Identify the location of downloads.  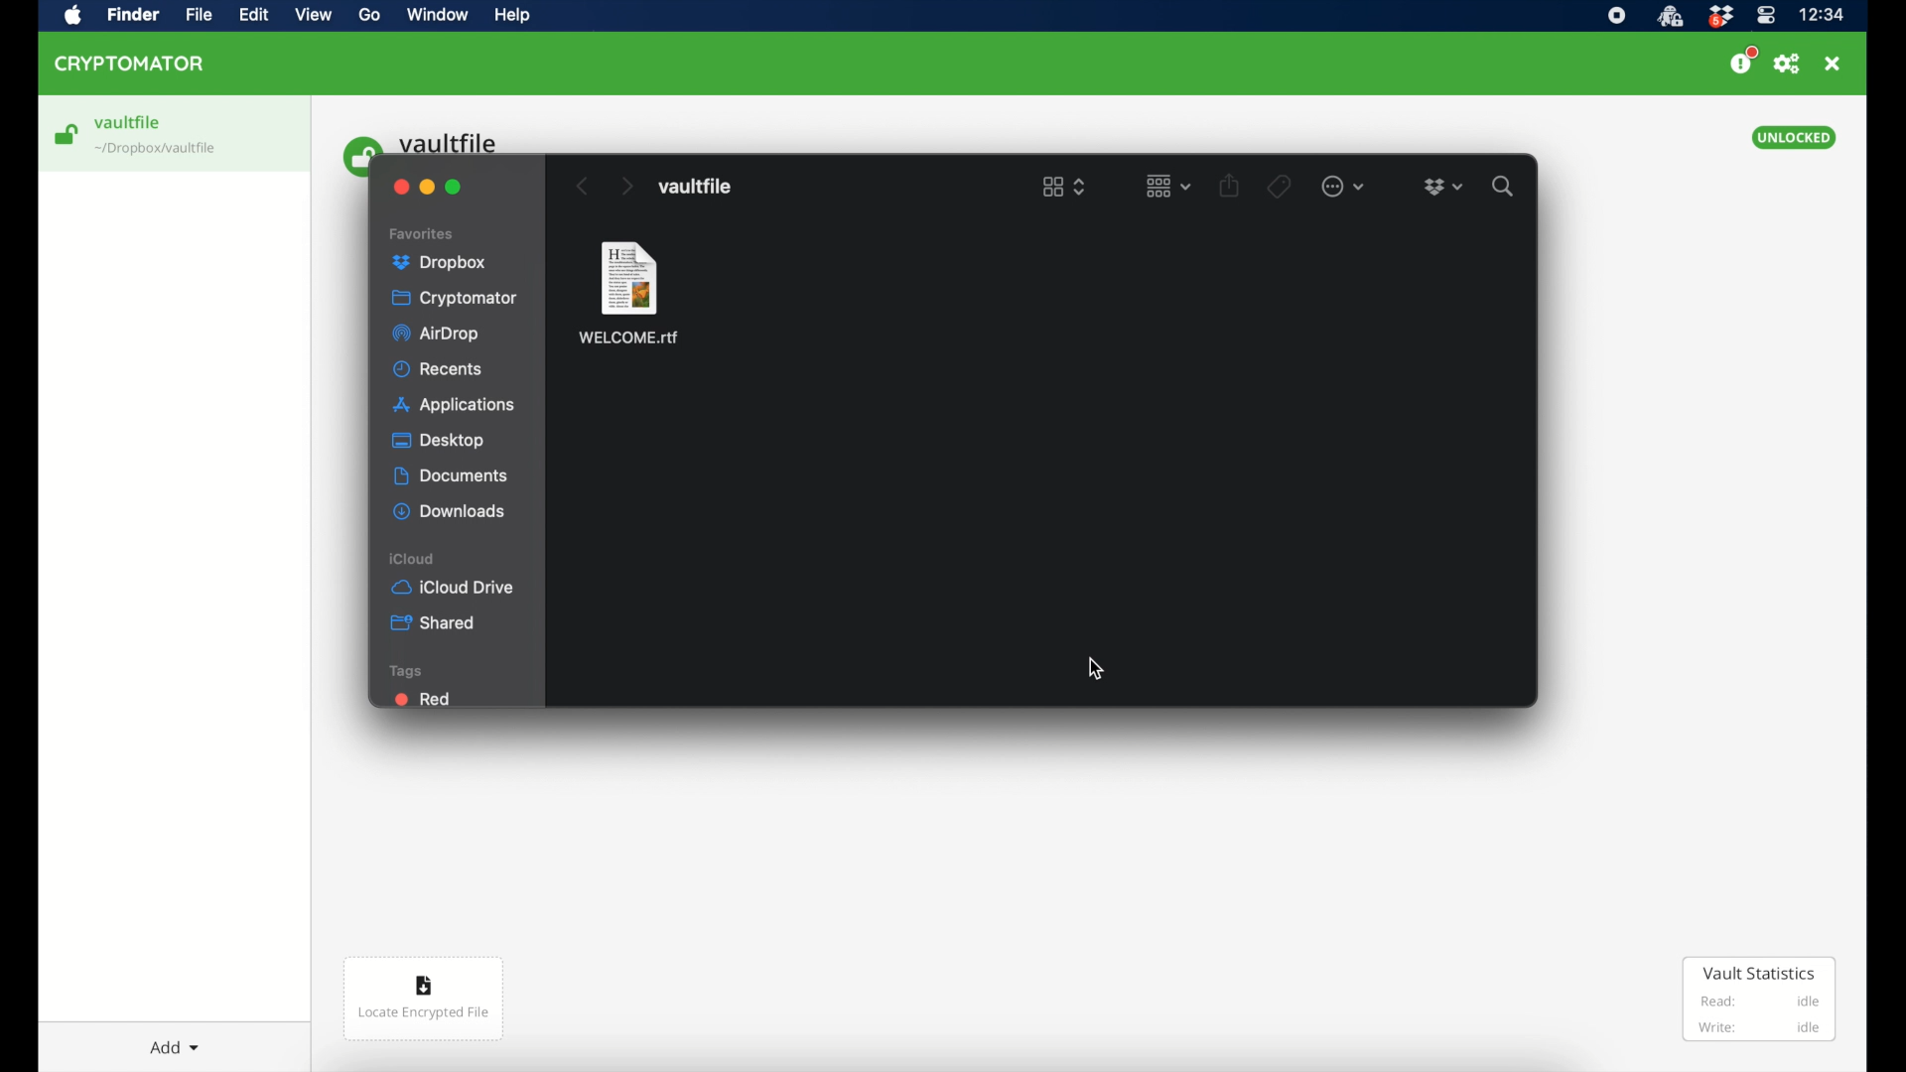
(452, 512).